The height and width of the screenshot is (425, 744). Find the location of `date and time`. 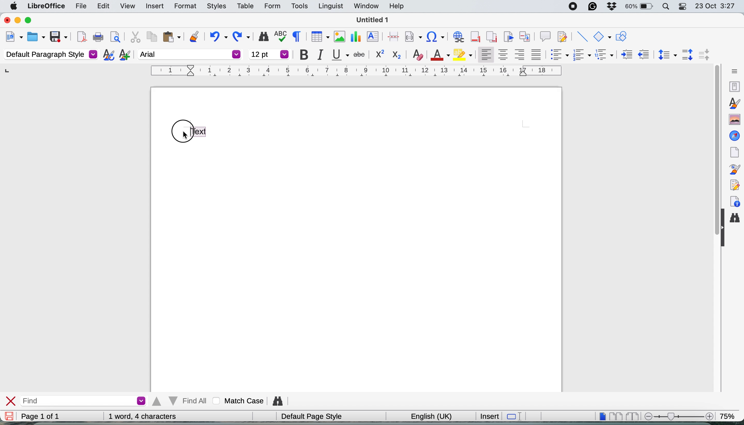

date and time is located at coordinates (716, 6).